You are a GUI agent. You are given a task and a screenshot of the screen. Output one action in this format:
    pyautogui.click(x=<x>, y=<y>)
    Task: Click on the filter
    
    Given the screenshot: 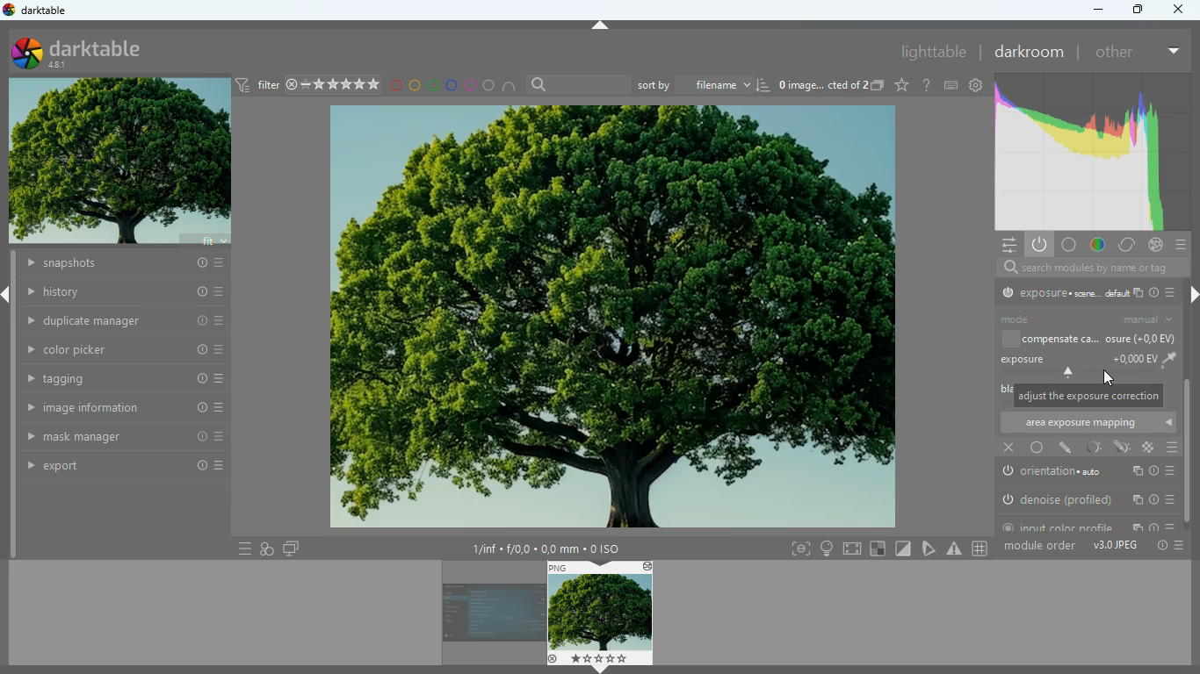 What is the action you would take?
    pyautogui.click(x=308, y=85)
    